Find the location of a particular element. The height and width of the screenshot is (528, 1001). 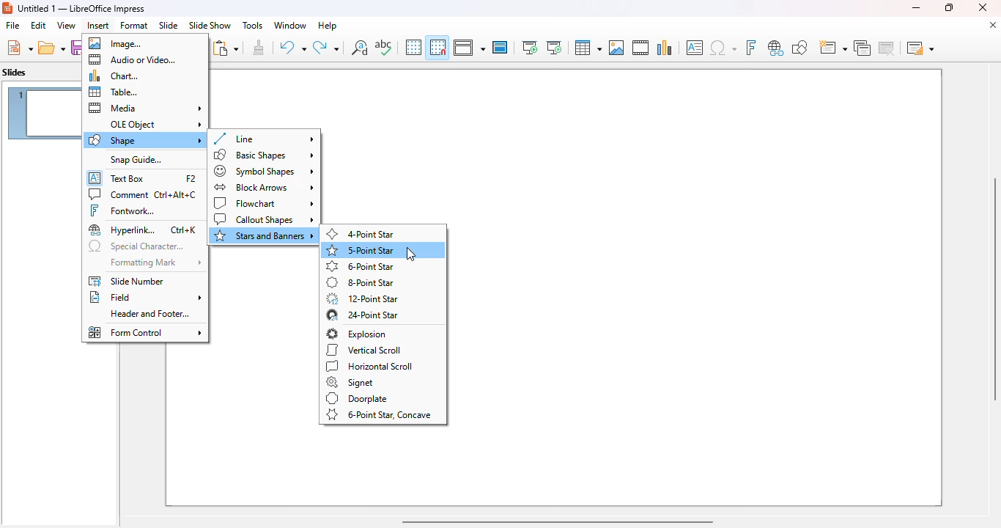

slide show is located at coordinates (210, 26).